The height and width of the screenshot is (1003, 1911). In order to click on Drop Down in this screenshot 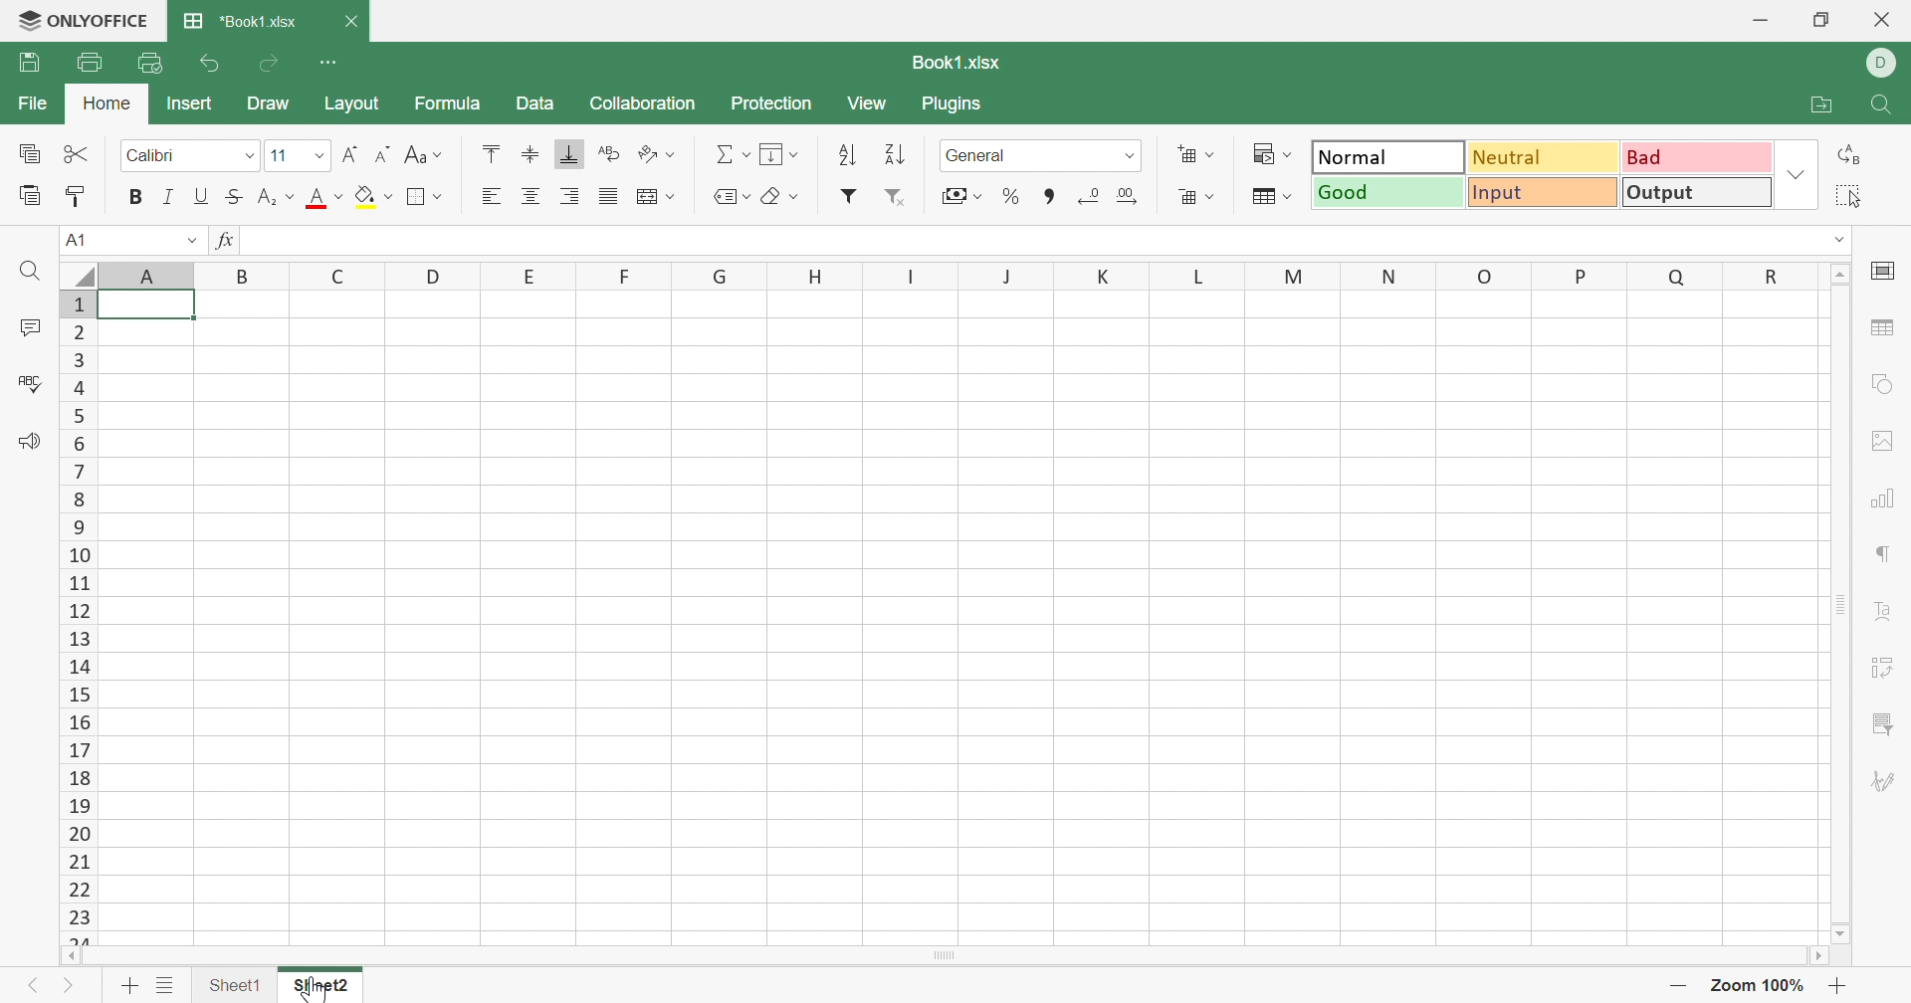, I will do `click(338, 196)`.